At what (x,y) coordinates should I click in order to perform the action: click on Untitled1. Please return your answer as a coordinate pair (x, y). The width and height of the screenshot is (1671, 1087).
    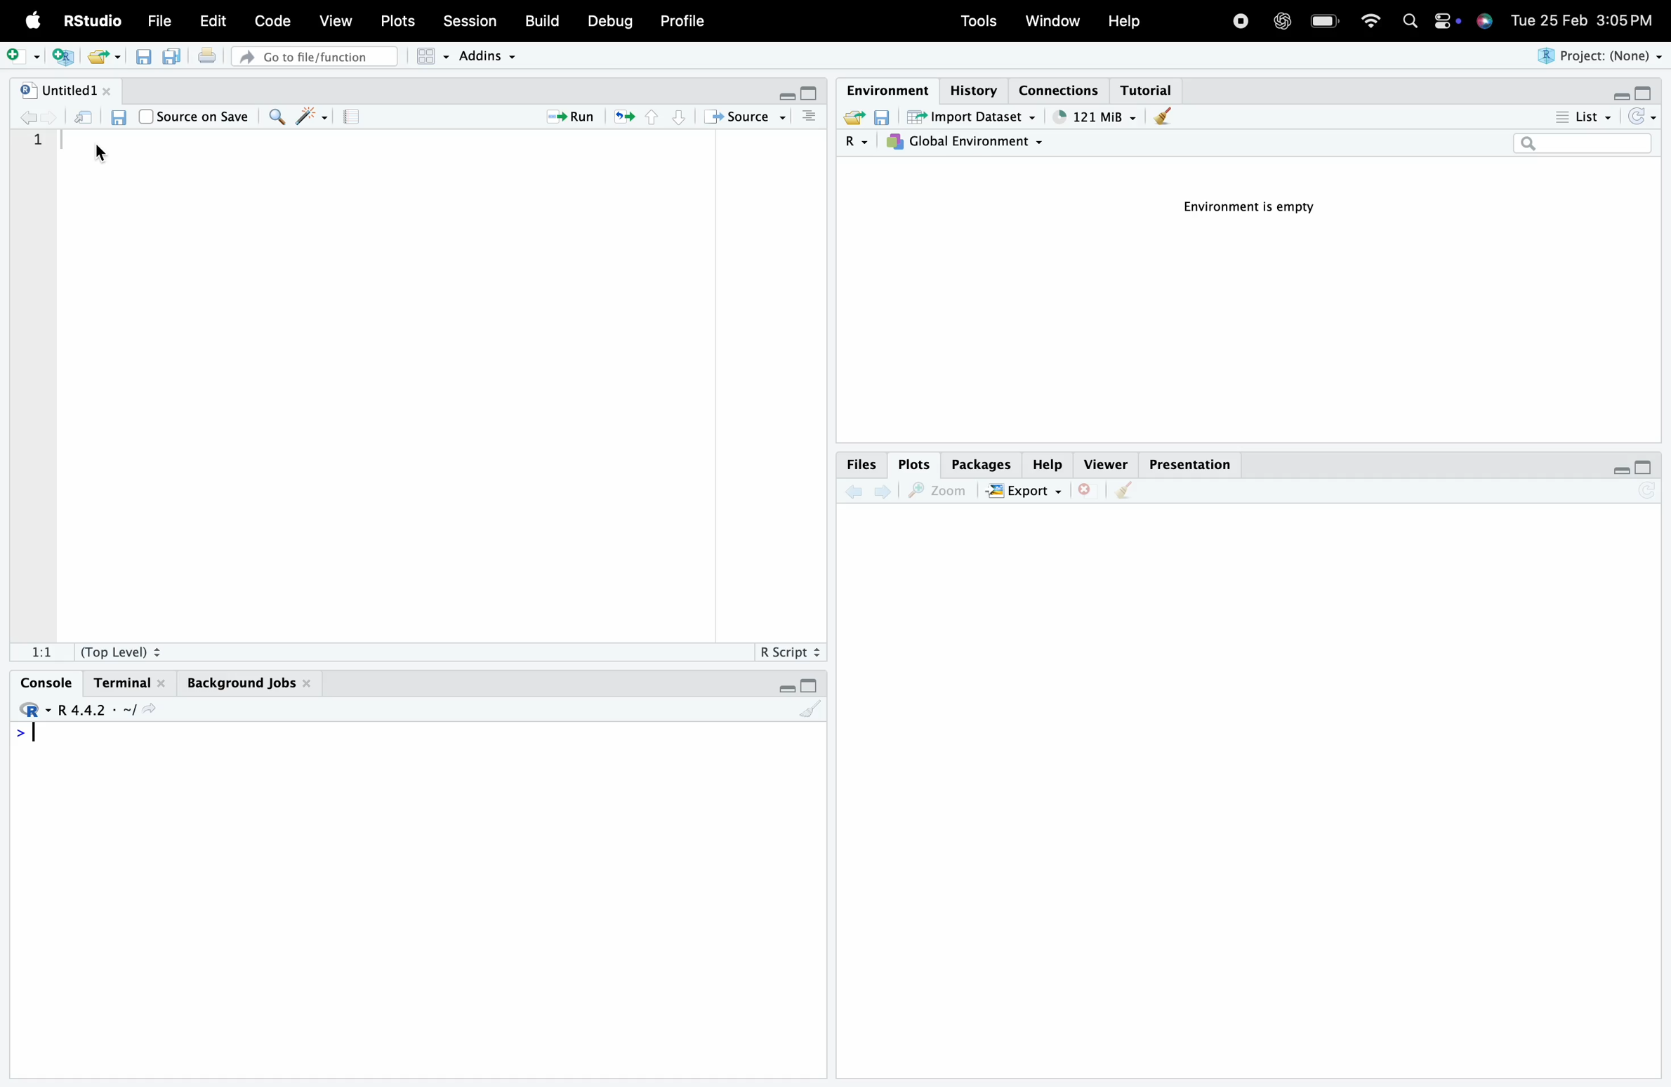
    Looking at the image, I should click on (66, 88).